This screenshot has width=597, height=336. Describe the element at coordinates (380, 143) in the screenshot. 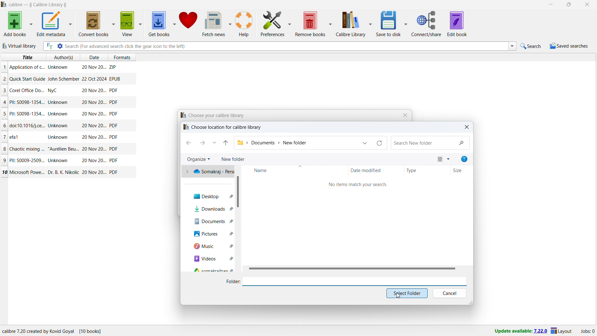

I see `refresh` at that location.